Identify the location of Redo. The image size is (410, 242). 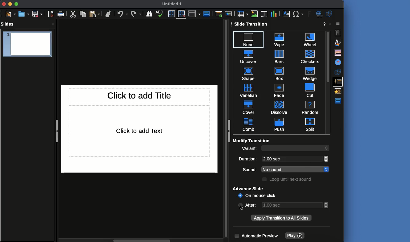
(136, 14).